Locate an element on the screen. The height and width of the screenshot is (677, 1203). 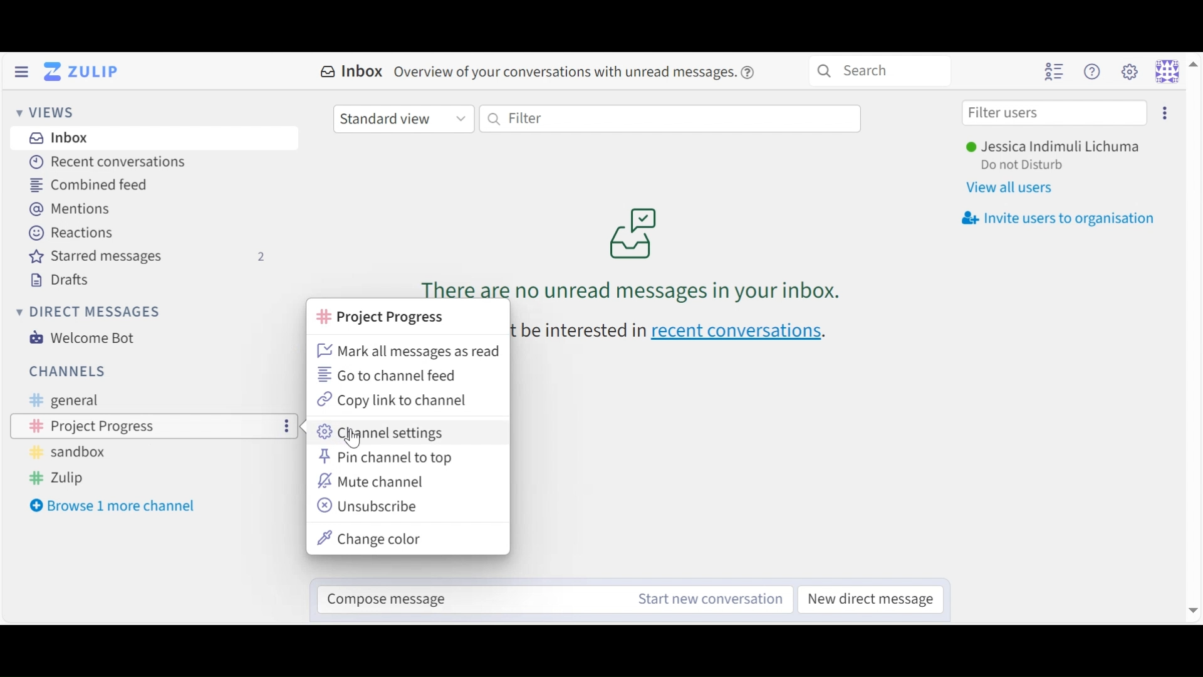
Recent Conversations is located at coordinates (107, 163).